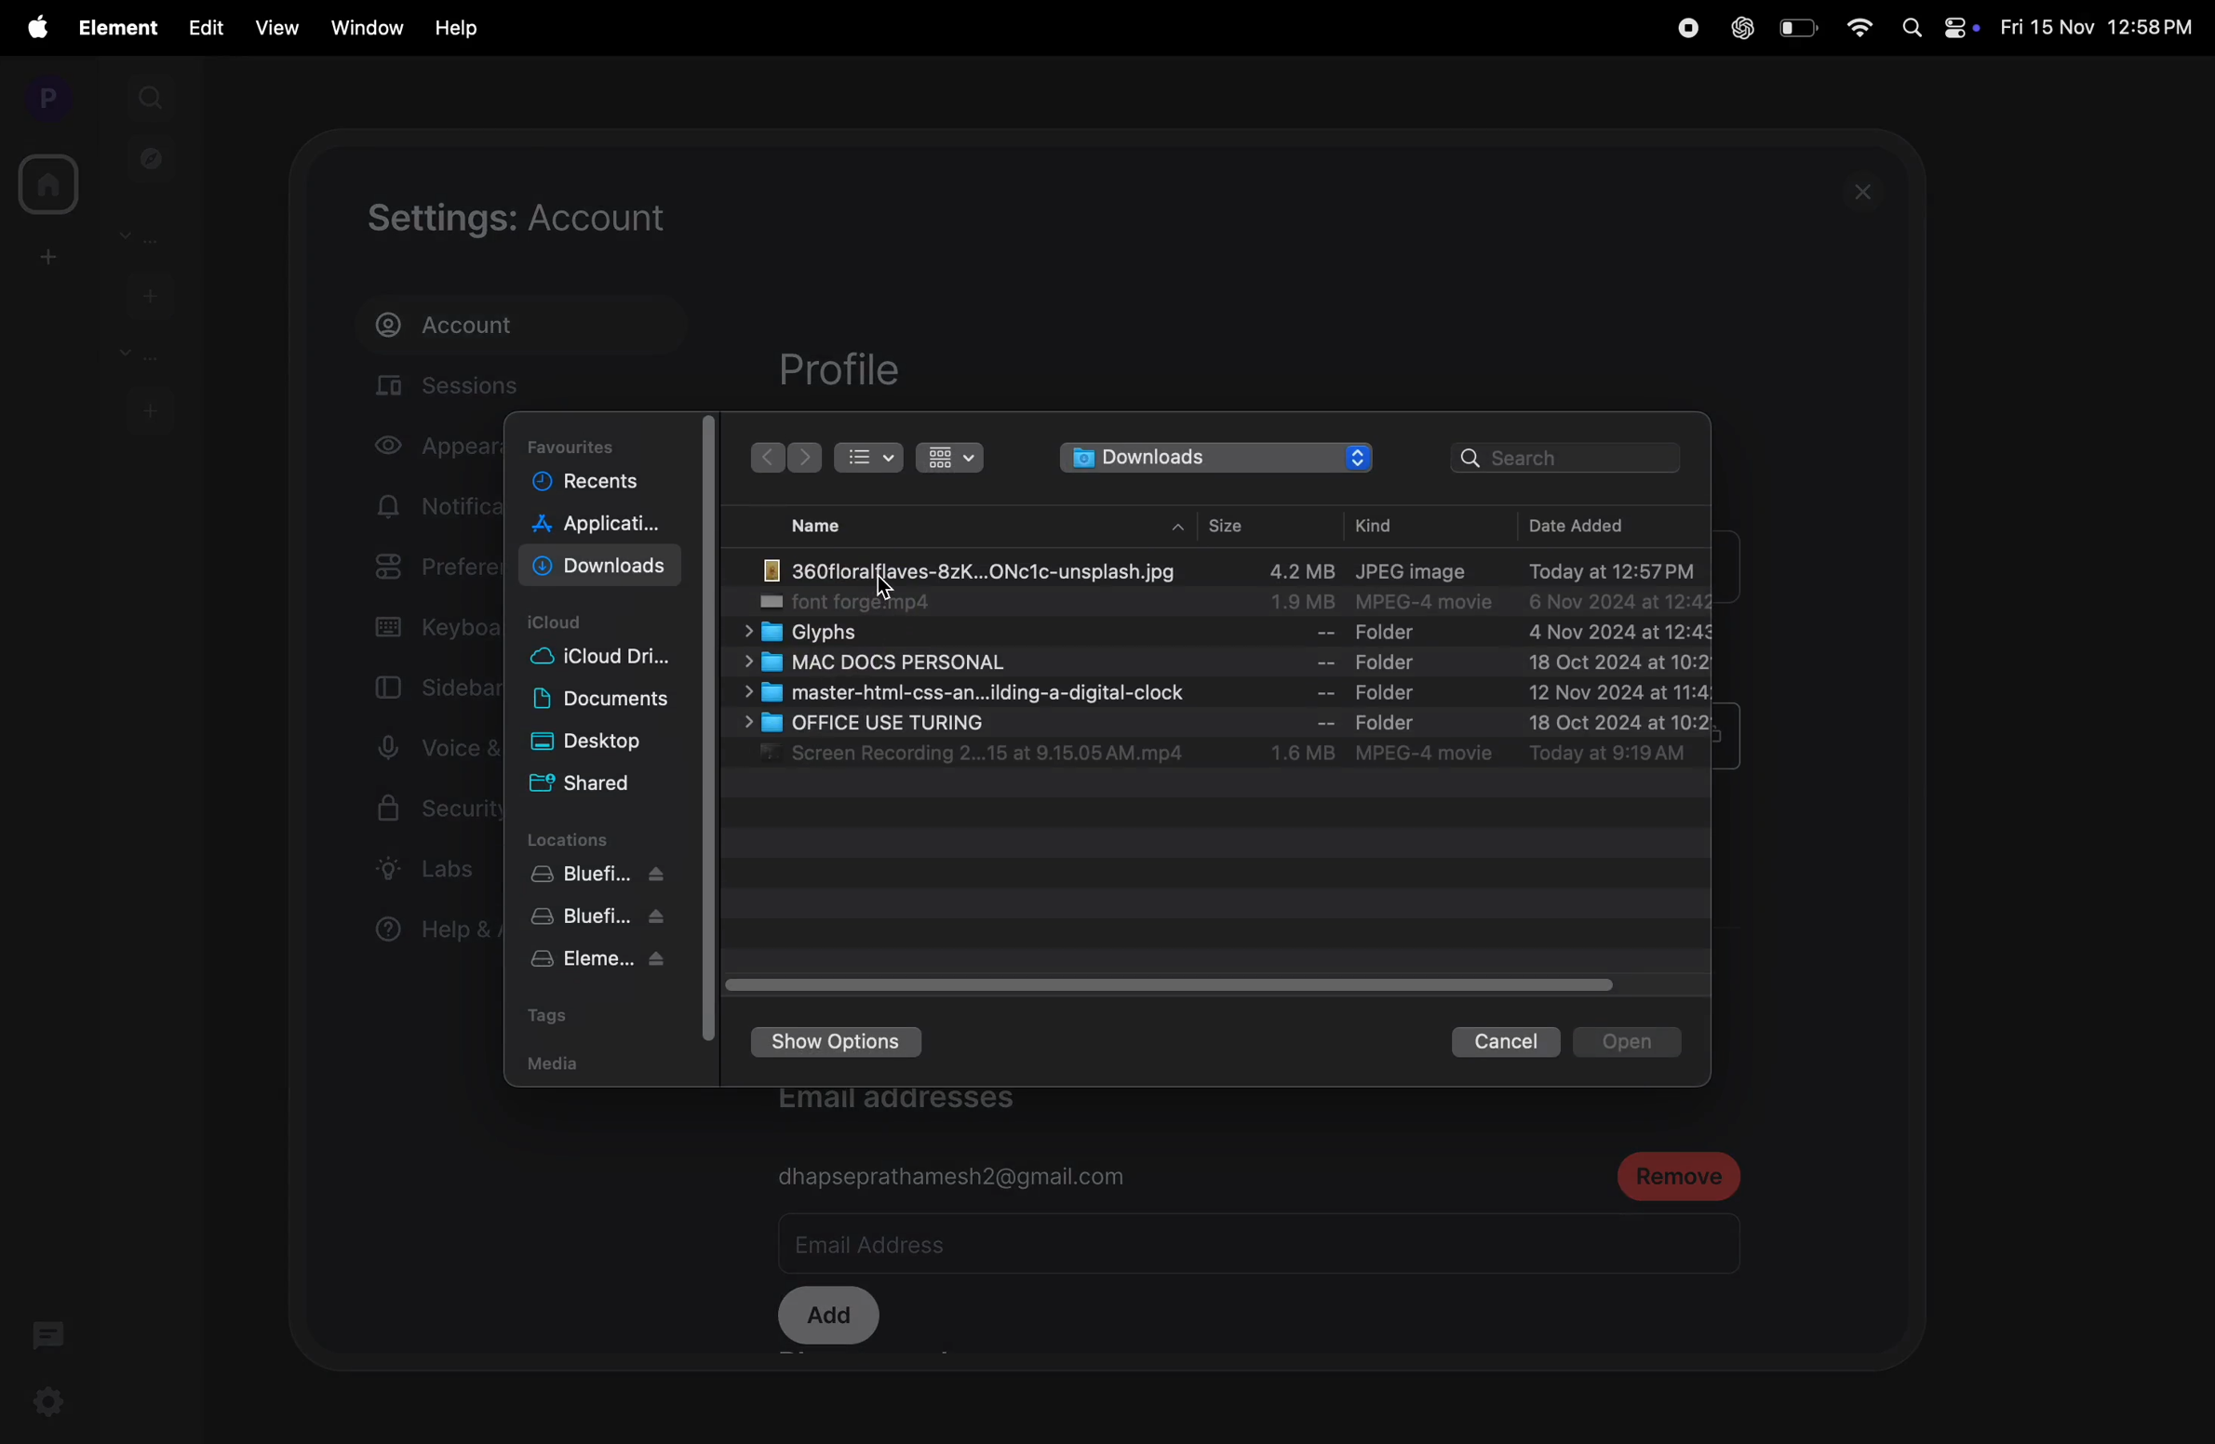 This screenshot has width=2215, height=1444. I want to click on kind, so click(1382, 523).